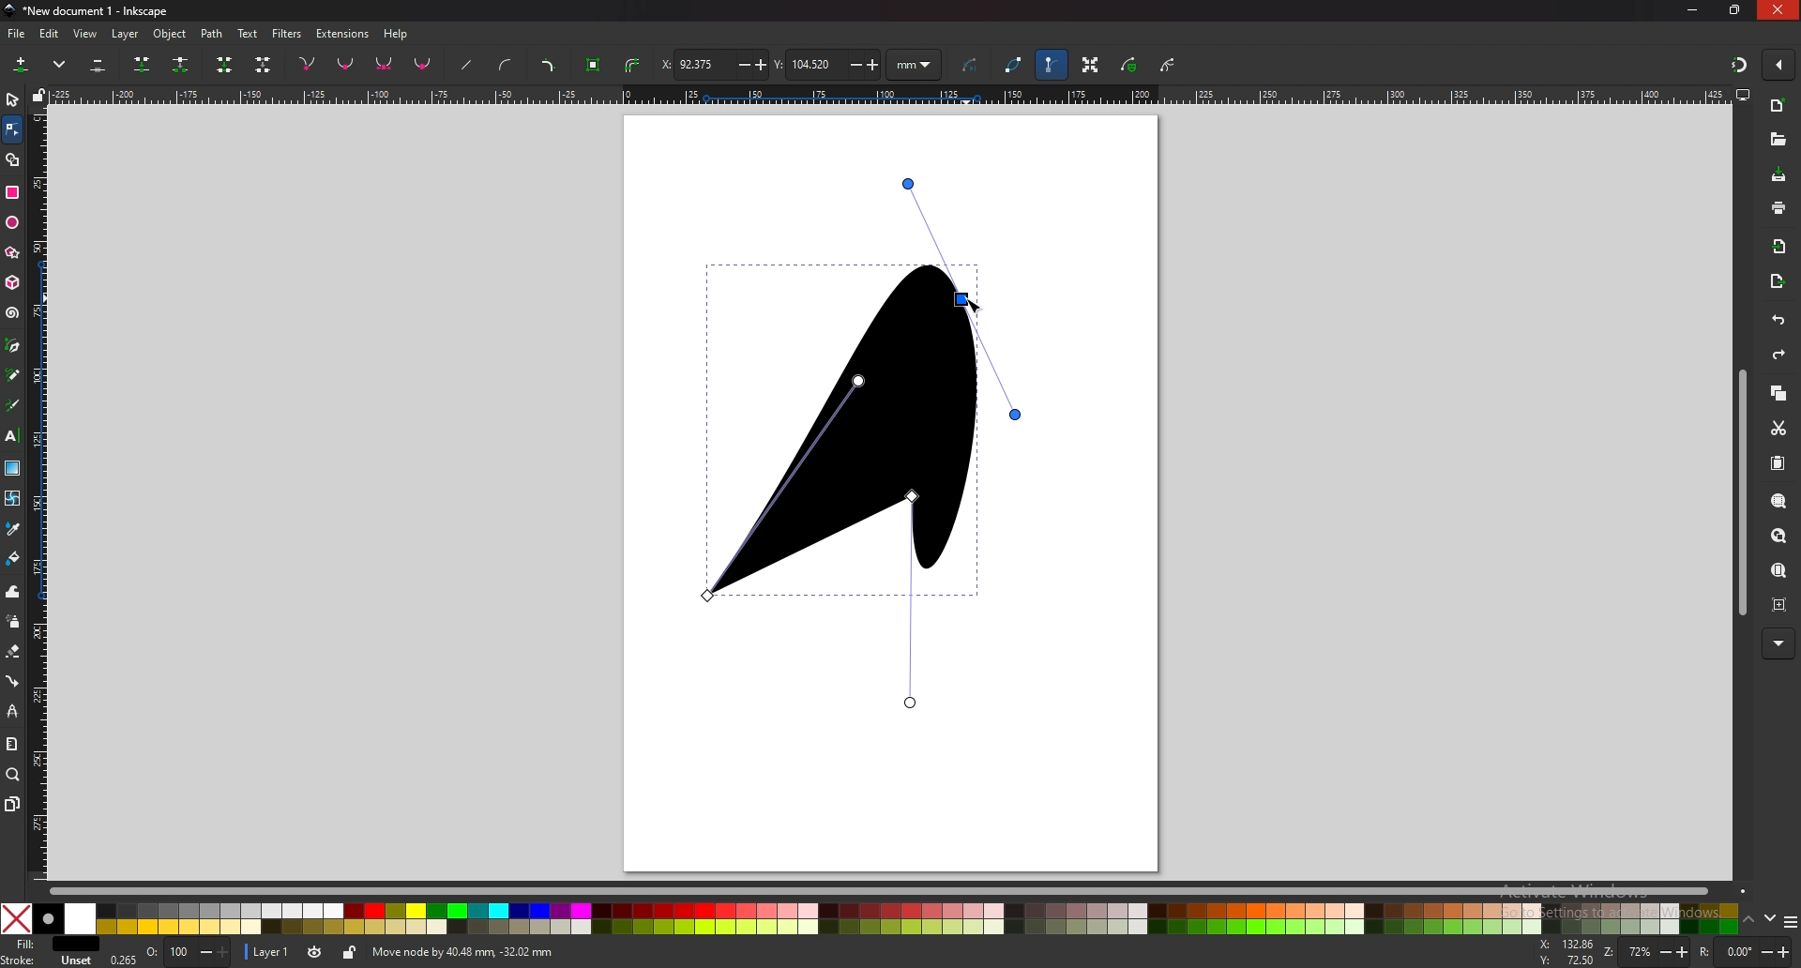 The height and width of the screenshot is (968, 1801). I want to click on zoom drawing, so click(1780, 537).